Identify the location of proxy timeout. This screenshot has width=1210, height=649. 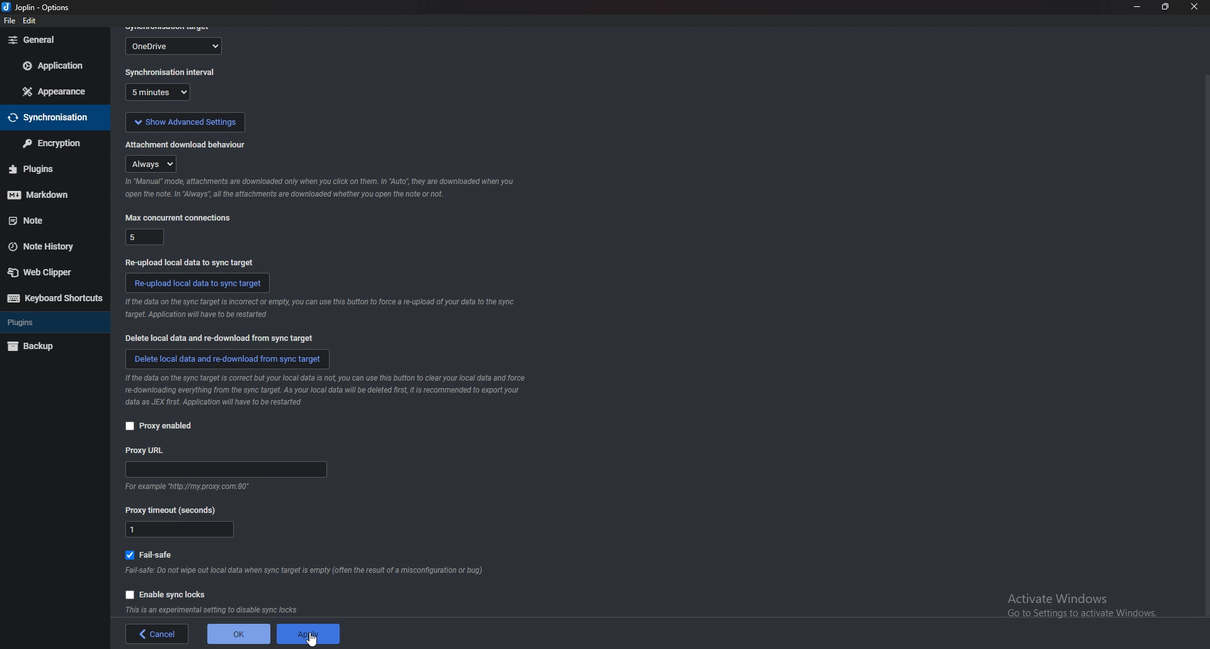
(176, 510).